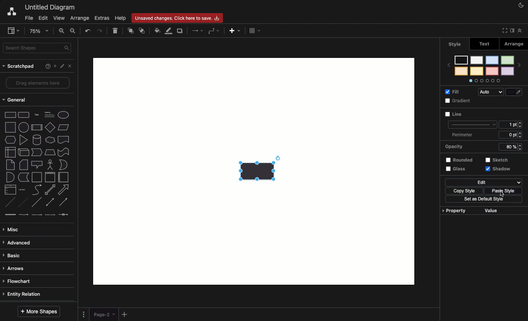 The height and width of the screenshot is (321, 528). What do you see at coordinates (515, 92) in the screenshot?
I see `Fill` at bounding box center [515, 92].